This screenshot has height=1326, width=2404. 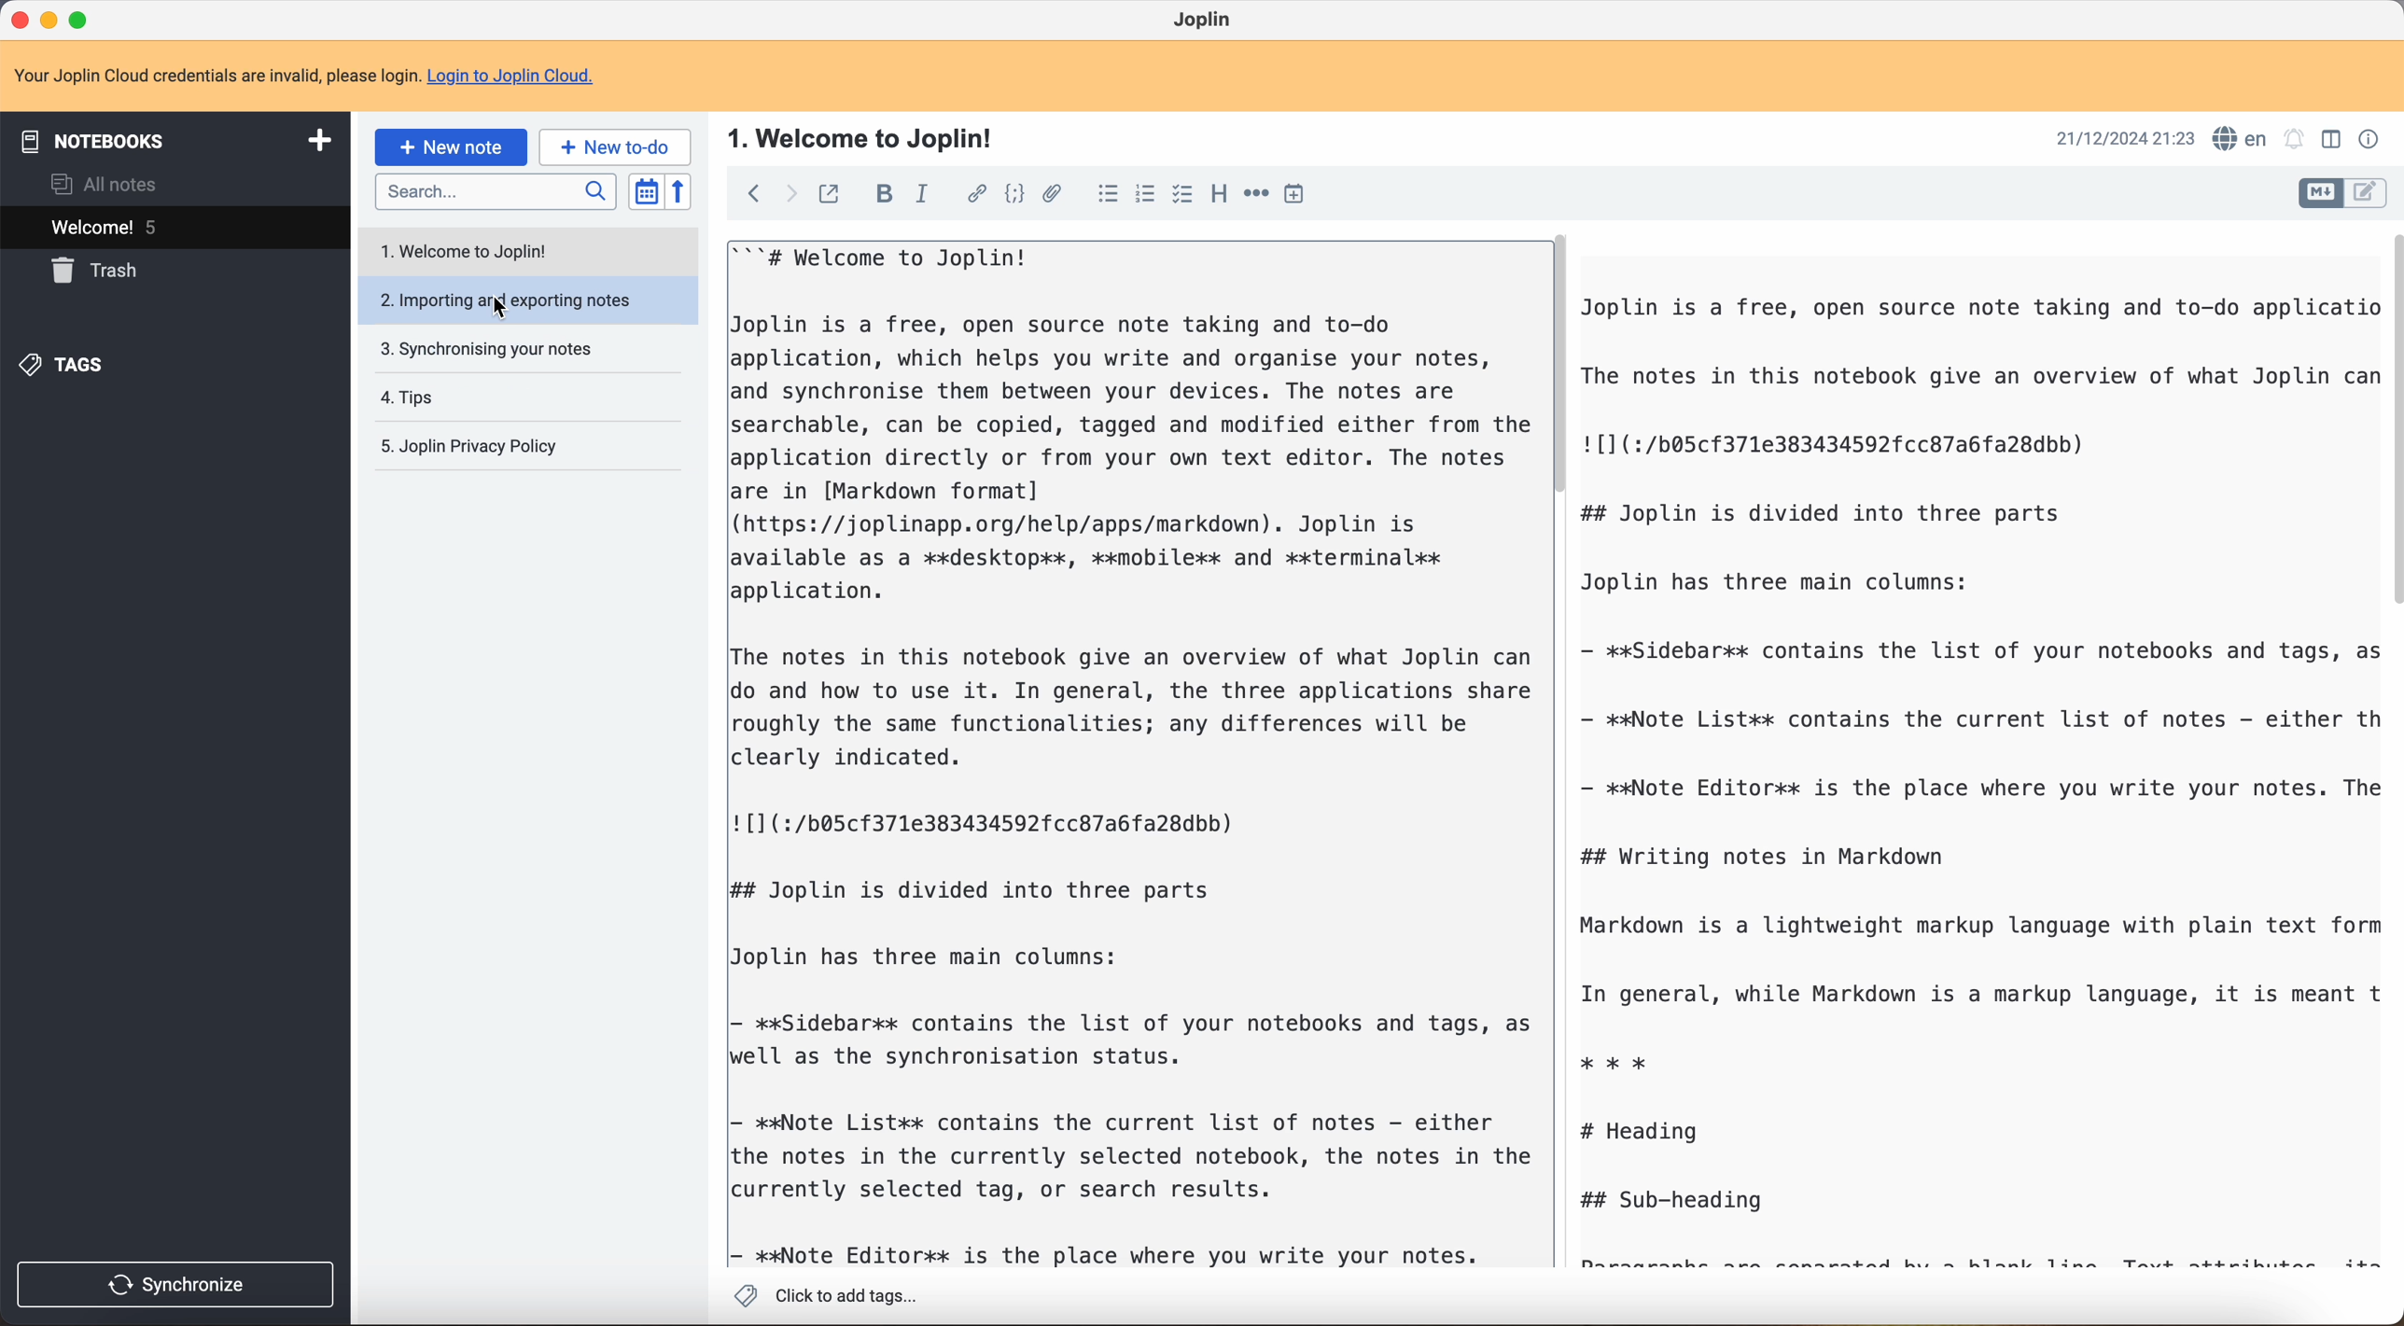 I want to click on code, so click(x=1013, y=196).